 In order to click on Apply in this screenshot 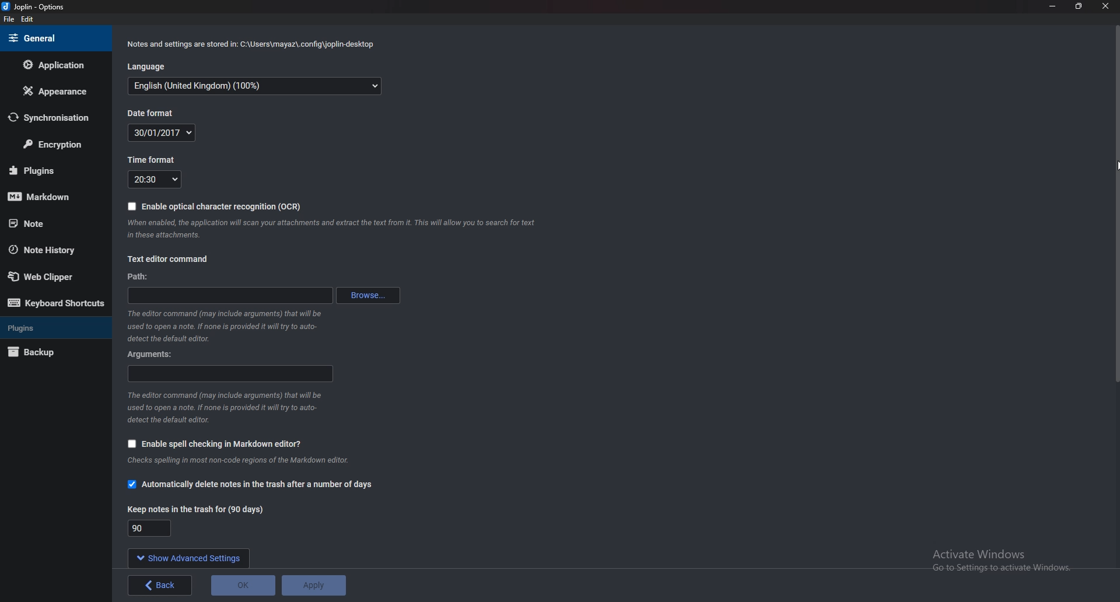, I will do `click(313, 586)`.